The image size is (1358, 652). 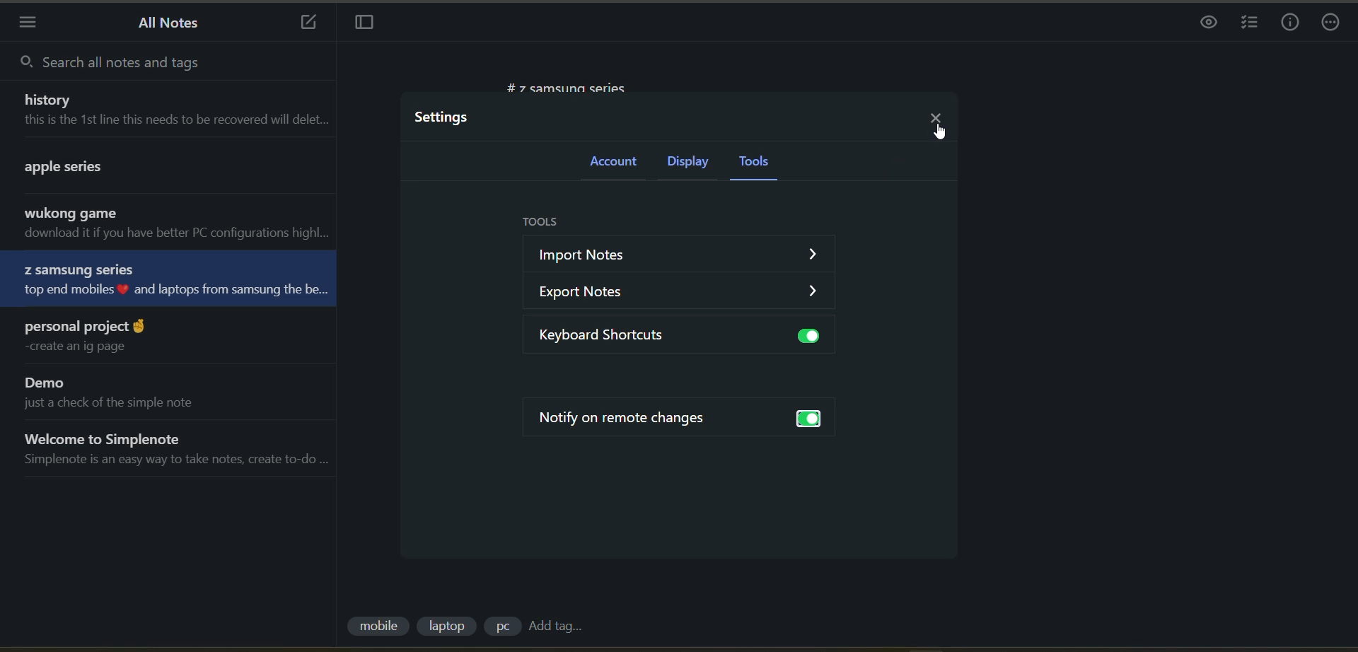 What do you see at coordinates (546, 222) in the screenshot?
I see `tools` at bounding box center [546, 222].